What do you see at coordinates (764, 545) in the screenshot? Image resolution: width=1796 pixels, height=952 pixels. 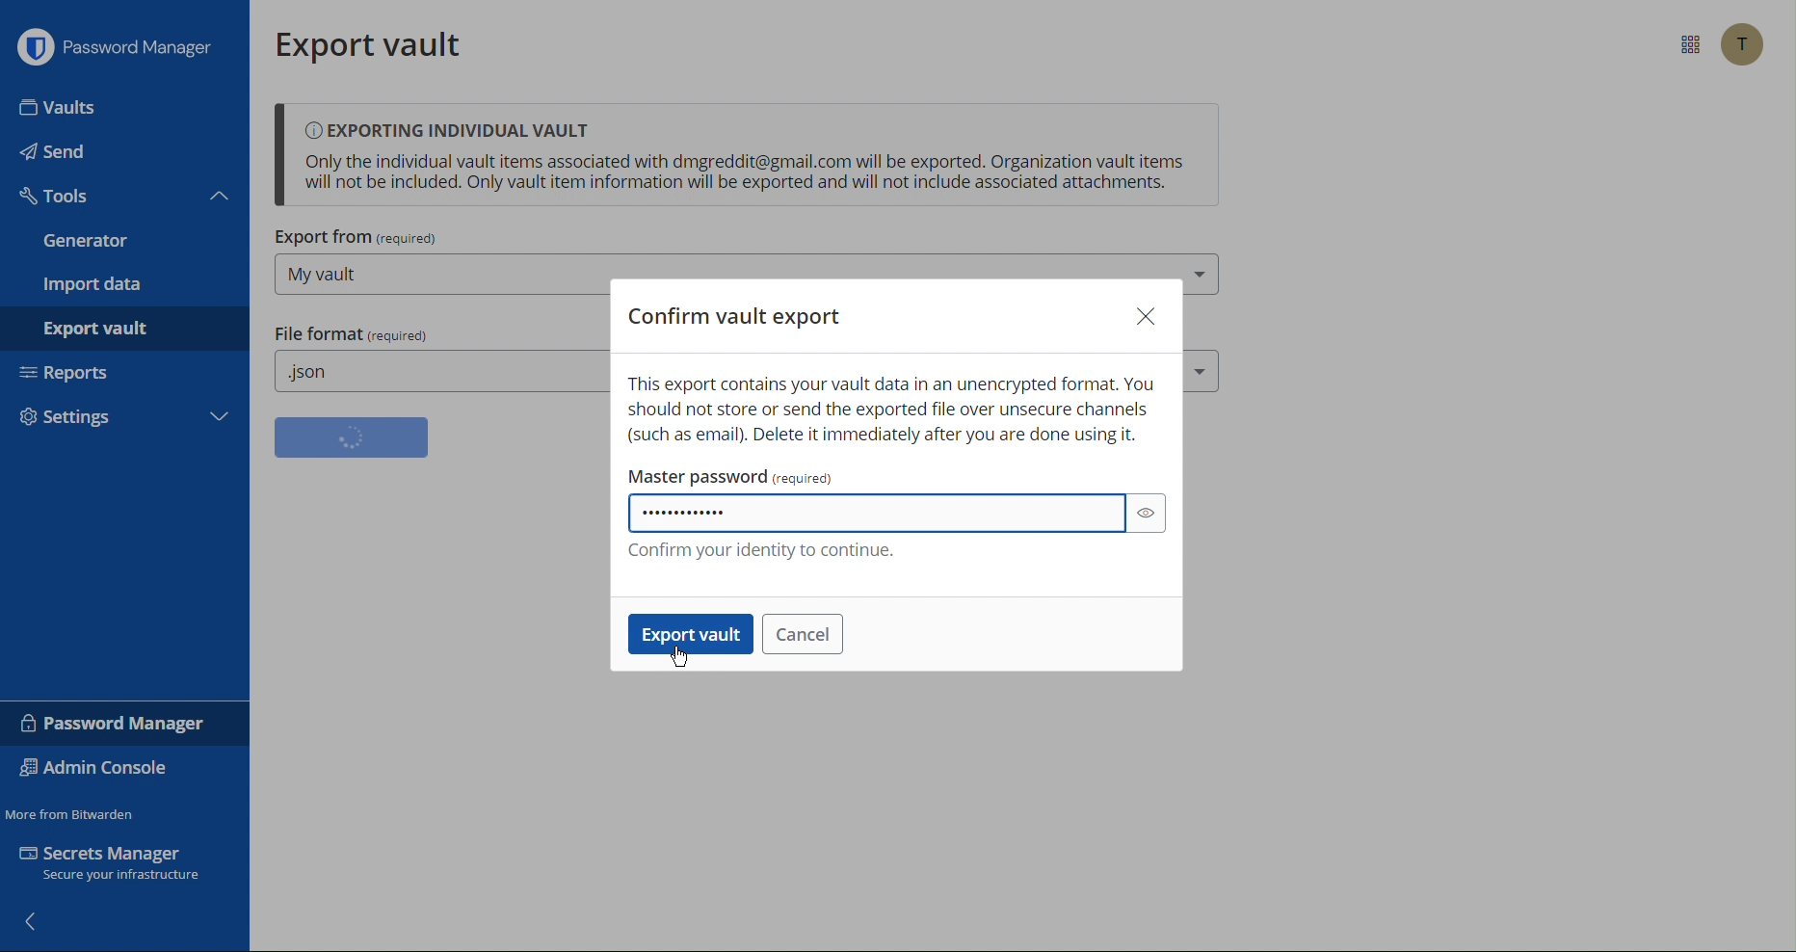 I see `Confirm your identity to continue` at bounding box center [764, 545].